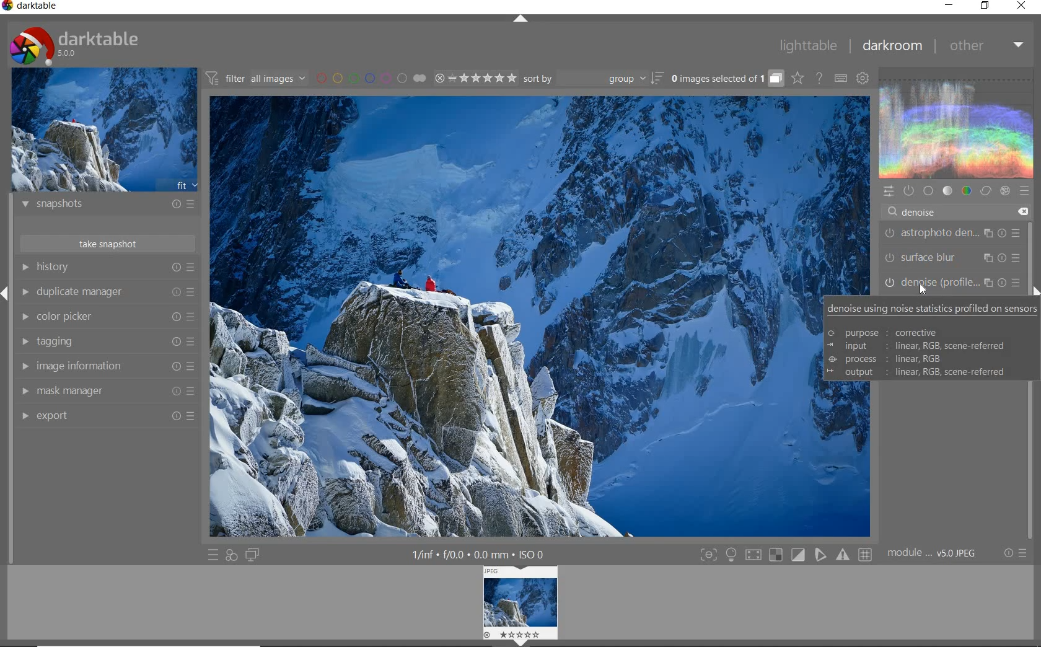 The width and height of the screenshot is (1041, 647). I want to click on enable online help, so click(820, 79).